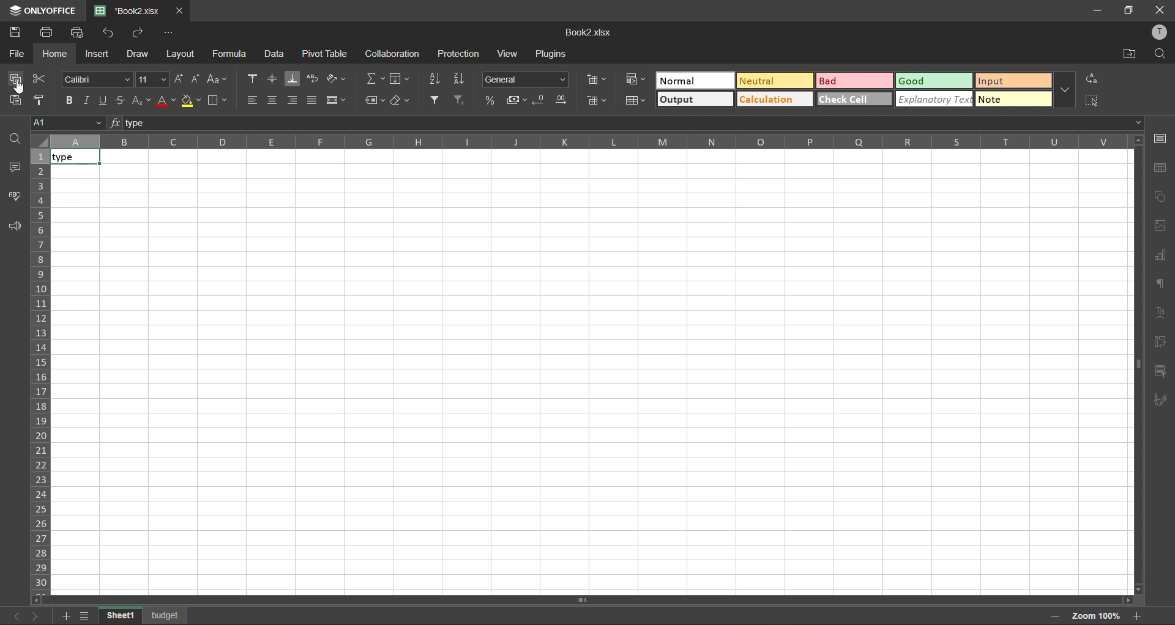 The width and height of the screenshot is (1175, 625). I want to click on sheet list, so click(85, 615).